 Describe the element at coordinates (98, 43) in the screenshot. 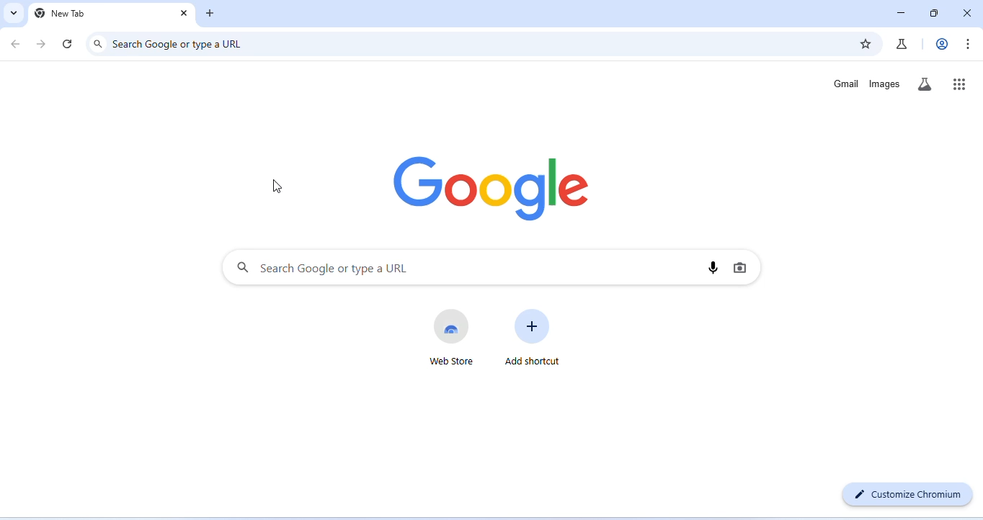

I see `search icon` at that location.